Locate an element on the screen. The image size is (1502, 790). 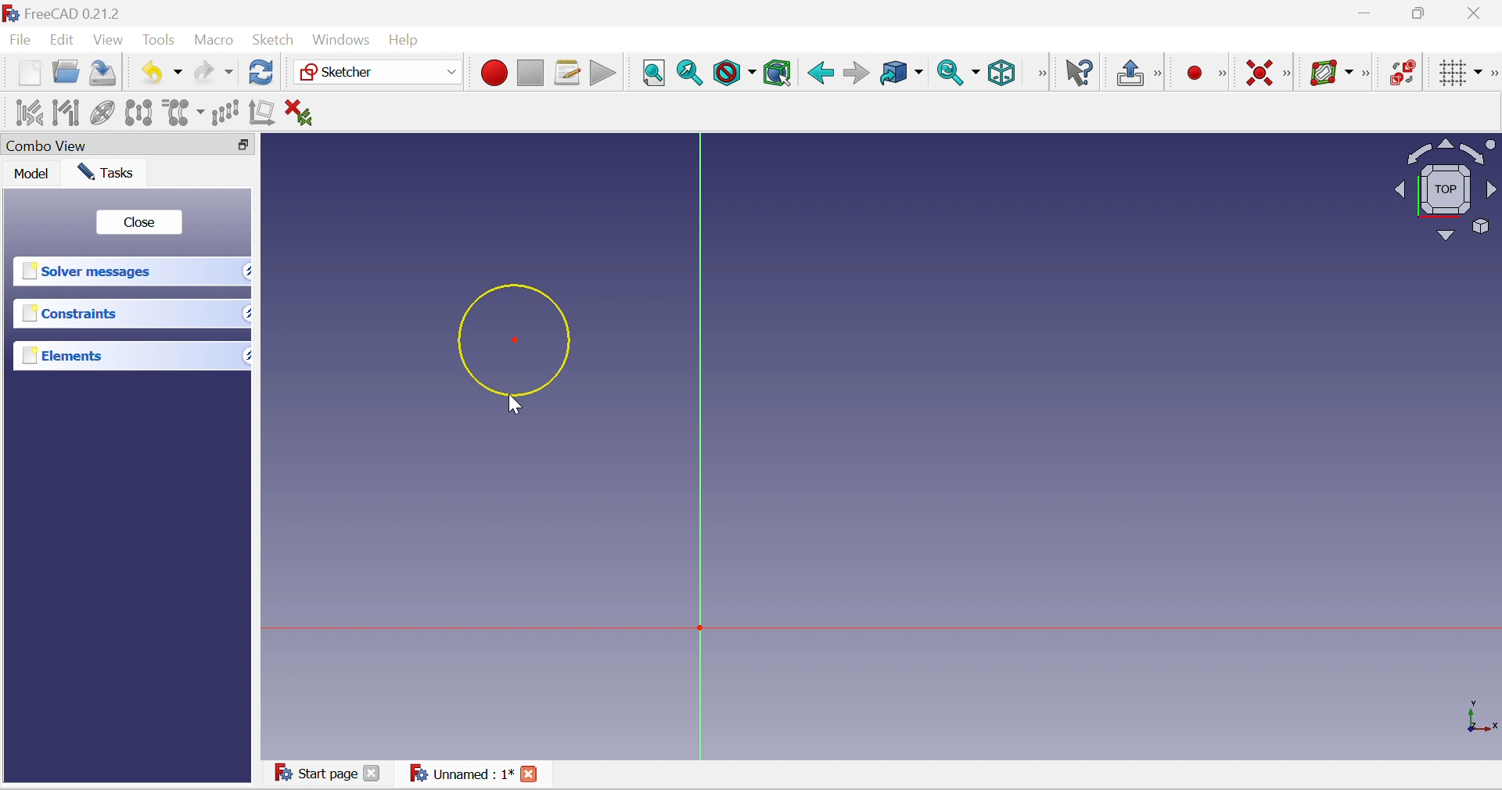
Sketcher B-spline tools is located at coordinates (1369, 74).